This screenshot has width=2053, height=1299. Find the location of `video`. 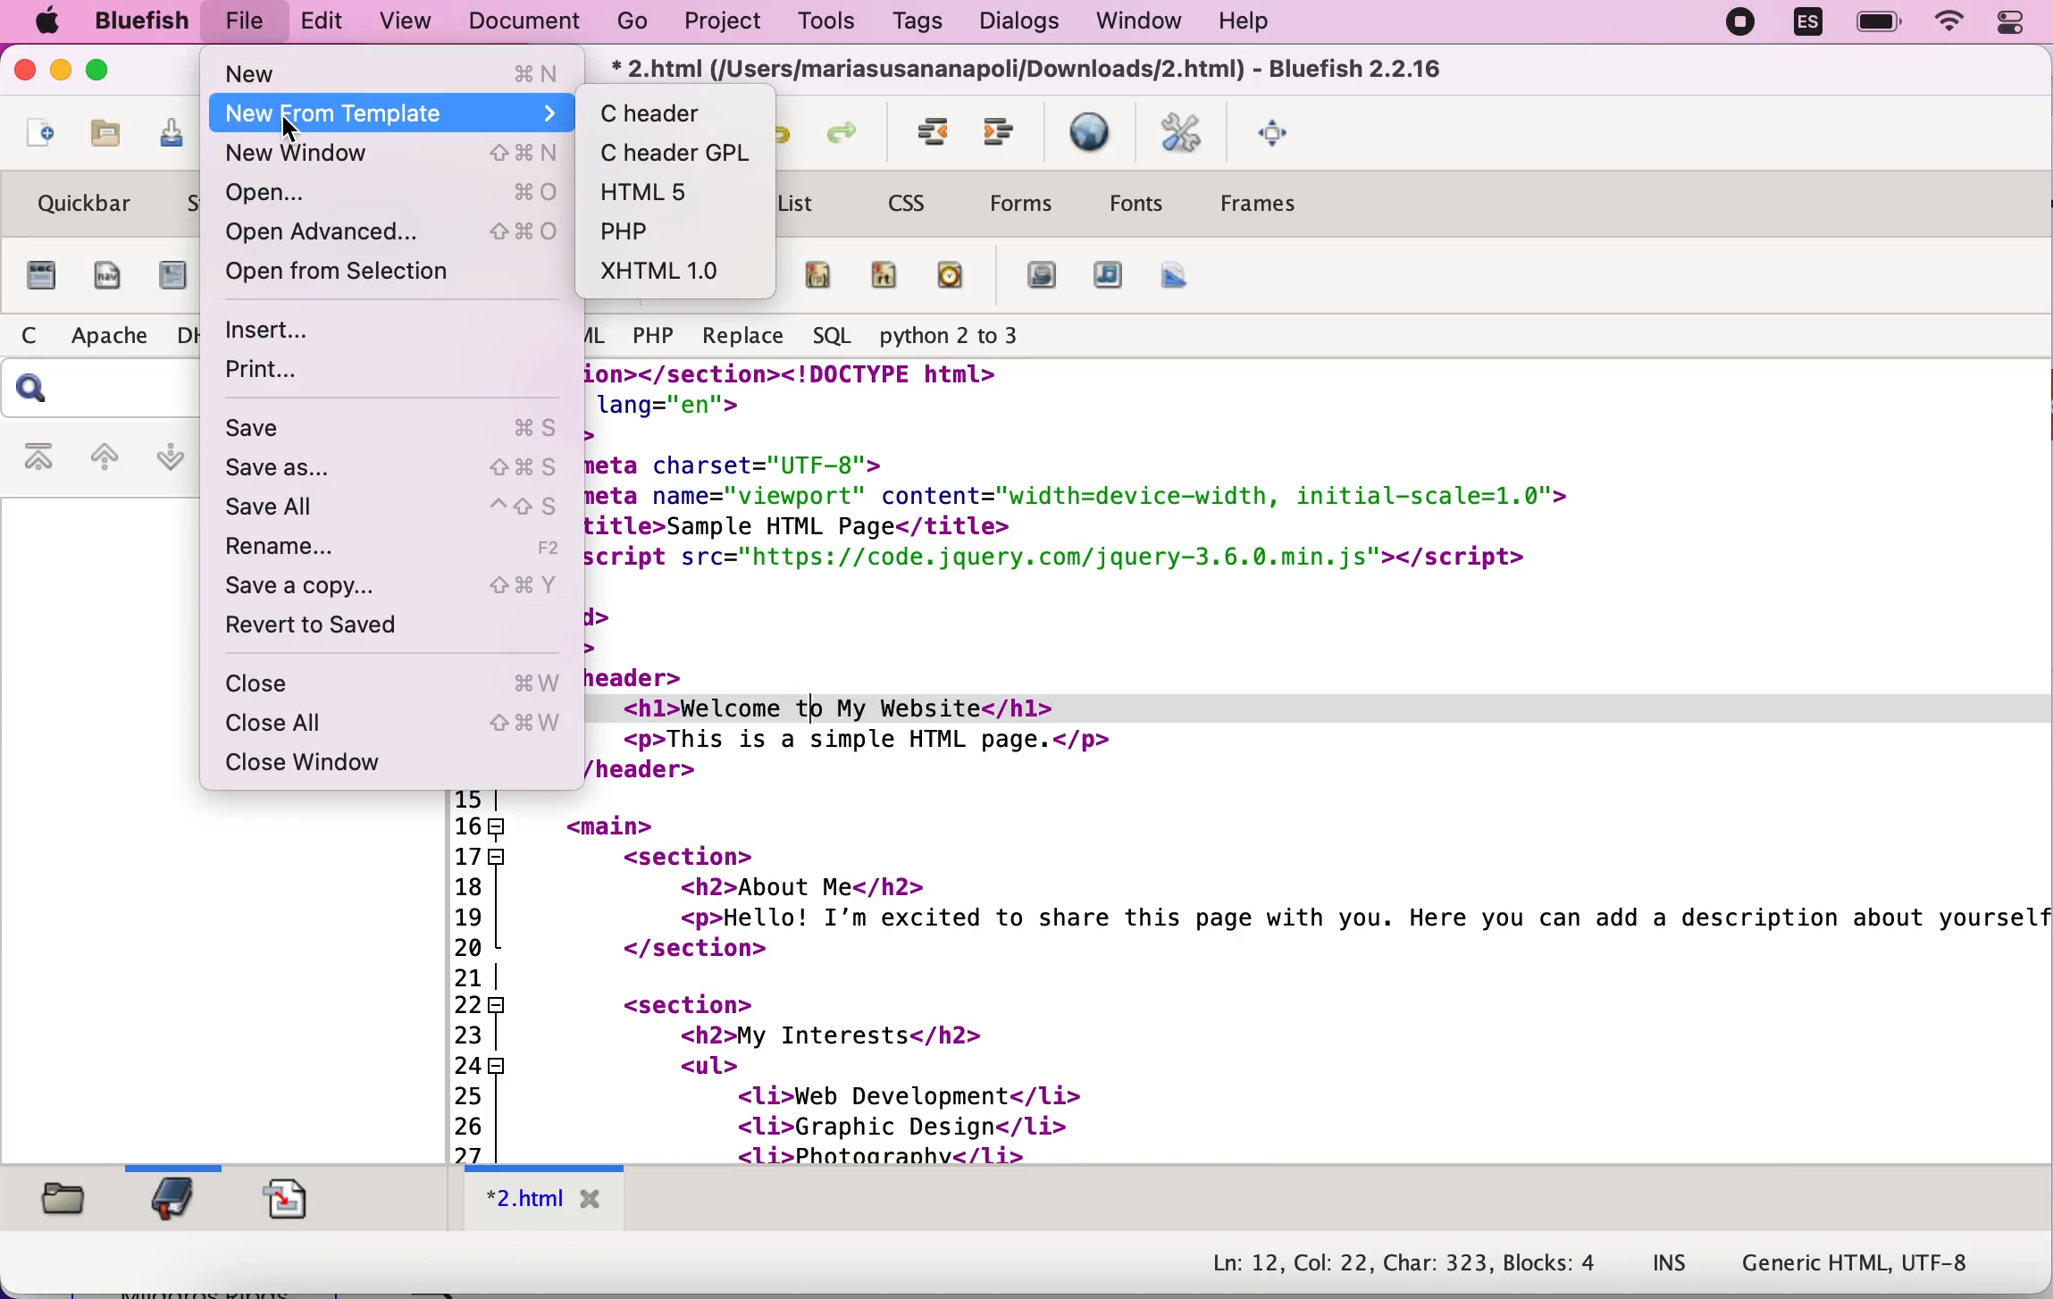

video is located at coordinates (1039, 279).